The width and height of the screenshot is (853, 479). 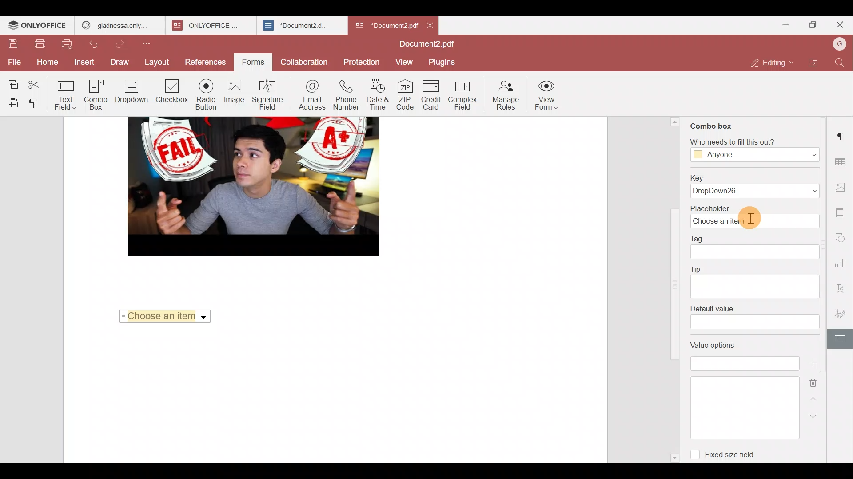 What do you see at coordinates (842, 134) in the screenshot?
I see `Paragraph settings` at bounding box center [842, 134].